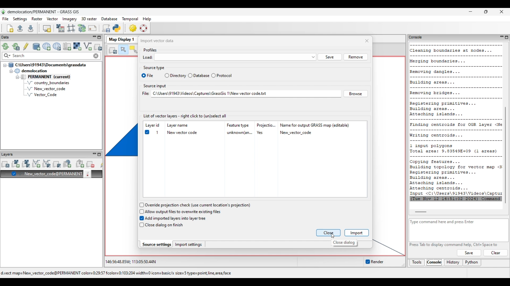 Image resolution: width=510 pixels, height=286 pixels. Describe the element at coordinates (417, 263) in the screenshot. I see `Tools, current selection` at that location.